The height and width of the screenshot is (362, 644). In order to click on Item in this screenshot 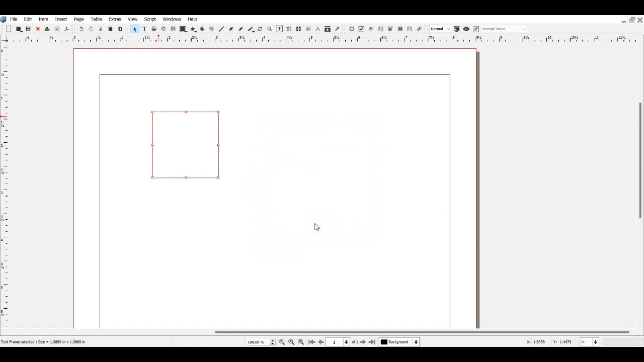, I will do `click(42, 19)`.